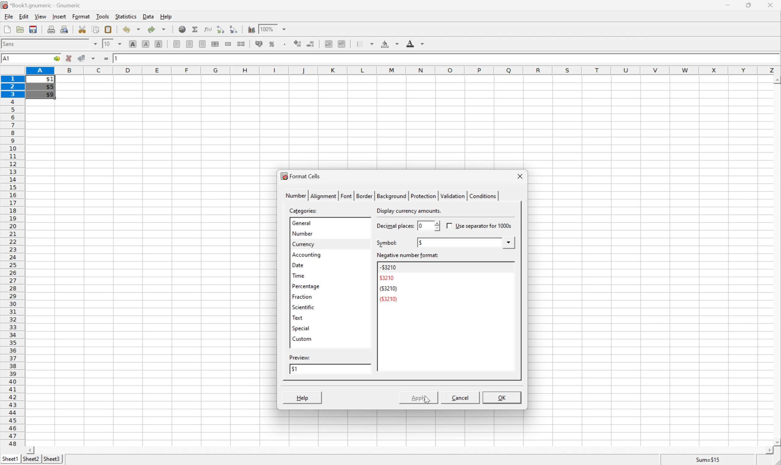 The image size is (781, 465). What do you see at coordinates (157, 29) in the screenshot?
I see `redo` at bounding box center [157, 29].